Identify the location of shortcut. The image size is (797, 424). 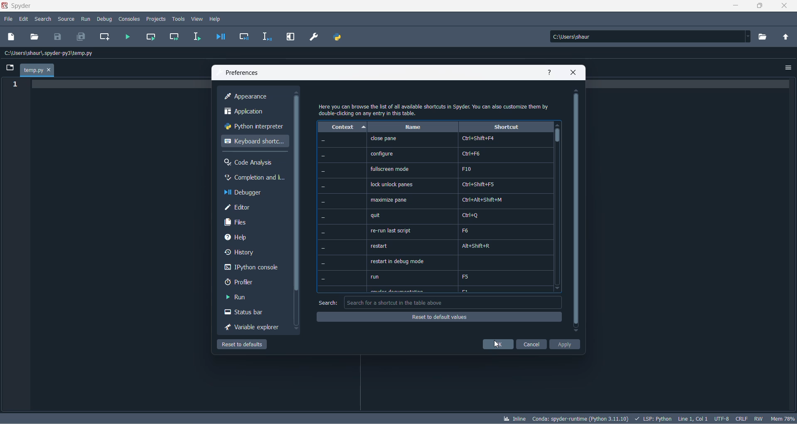
(506, 127).